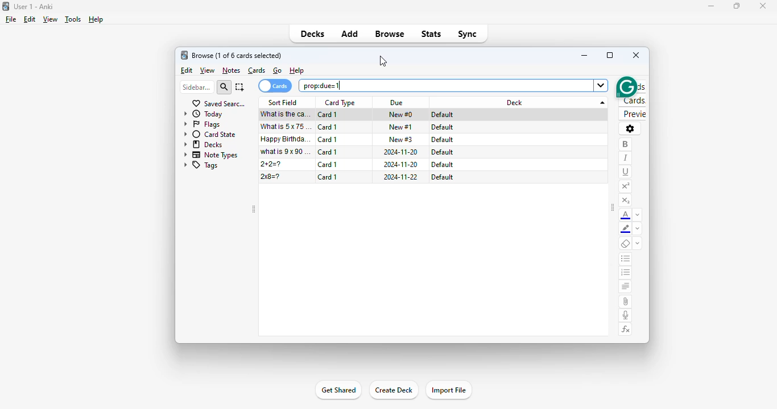 The height and width of the screenshot is (409, 777). I want to click on tags, so click(200, 166).